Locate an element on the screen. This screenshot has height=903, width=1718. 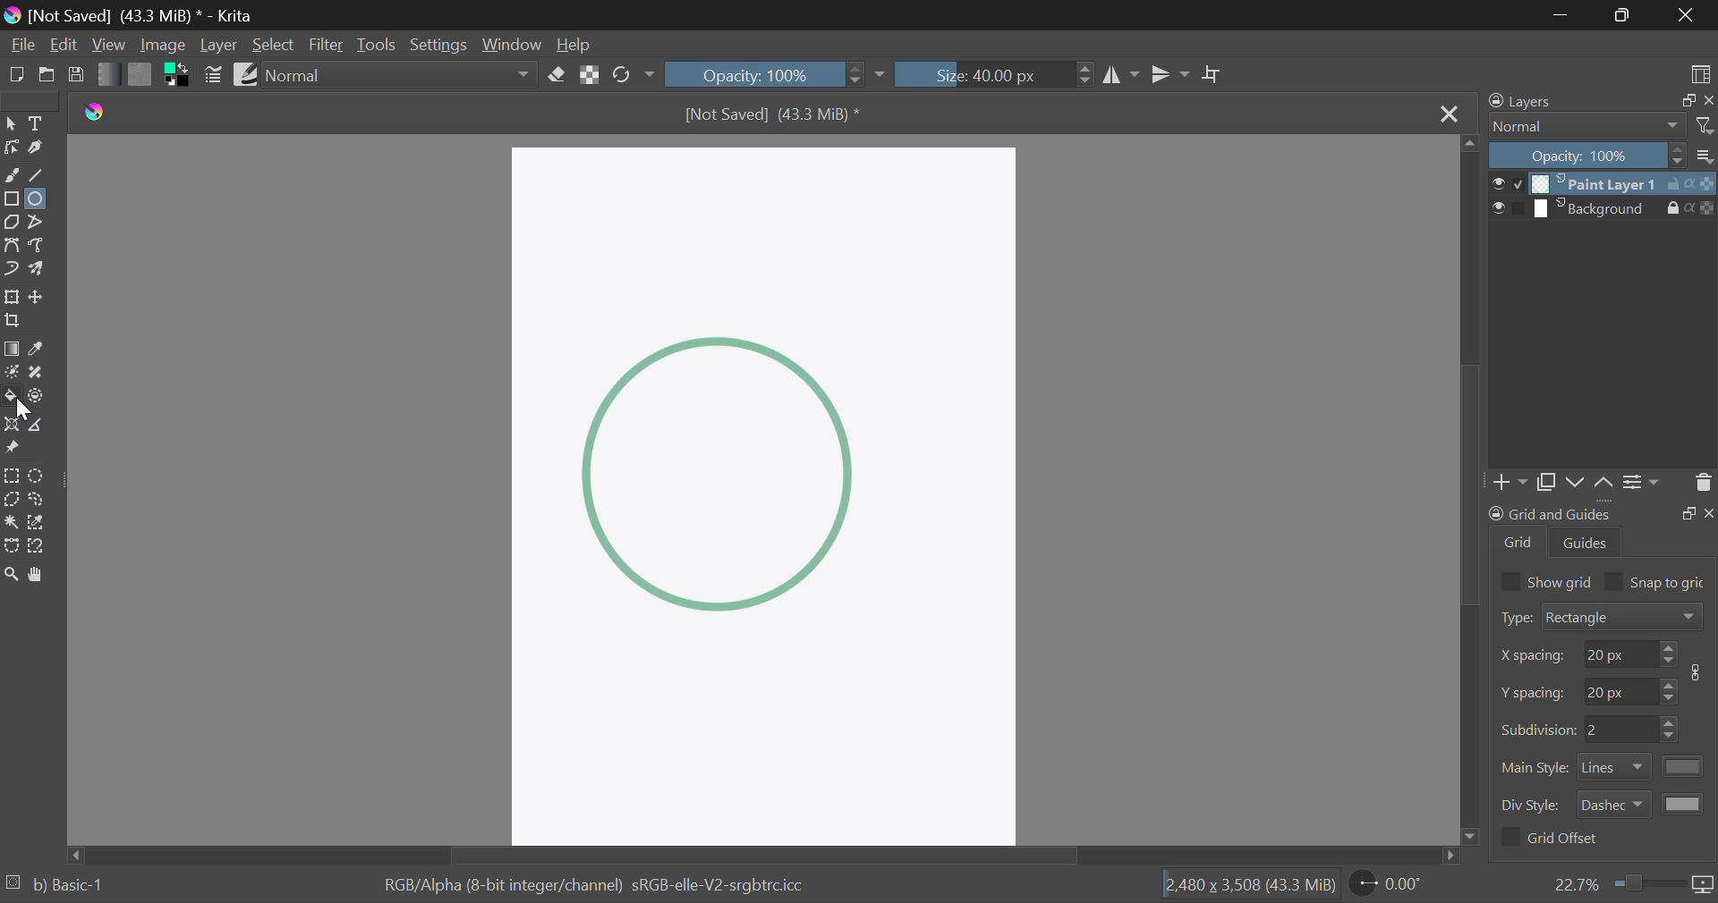
Pan is located at coordinates (38, 575).